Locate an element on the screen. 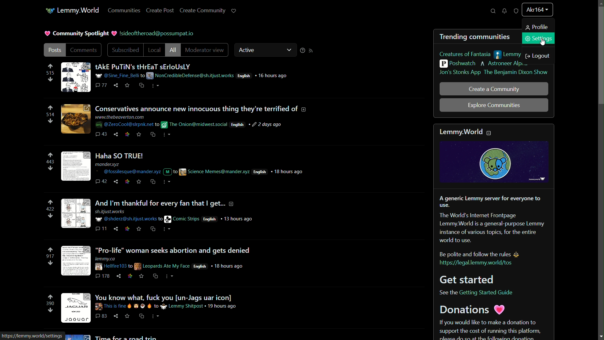  post-5 is located at coordinates (155, 263).